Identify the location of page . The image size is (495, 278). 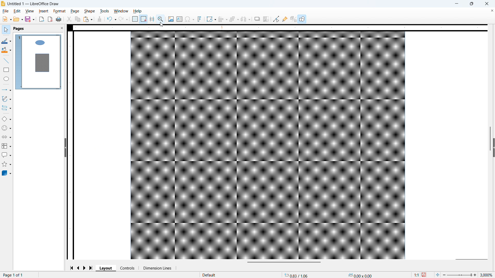
(75, 11).